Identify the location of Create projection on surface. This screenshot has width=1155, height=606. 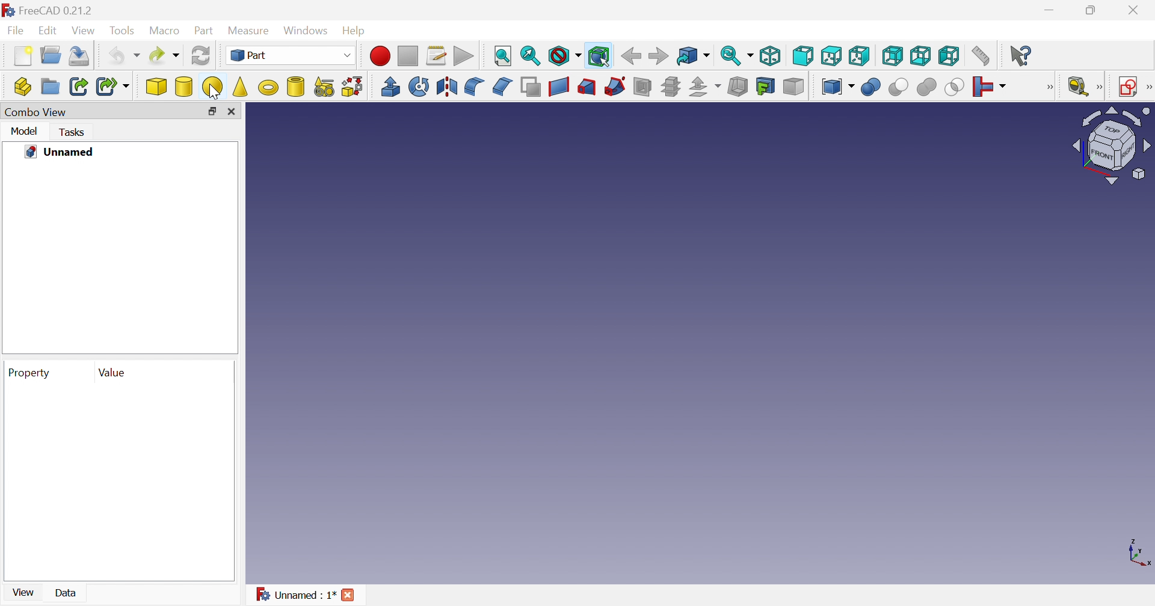
(765, 86).